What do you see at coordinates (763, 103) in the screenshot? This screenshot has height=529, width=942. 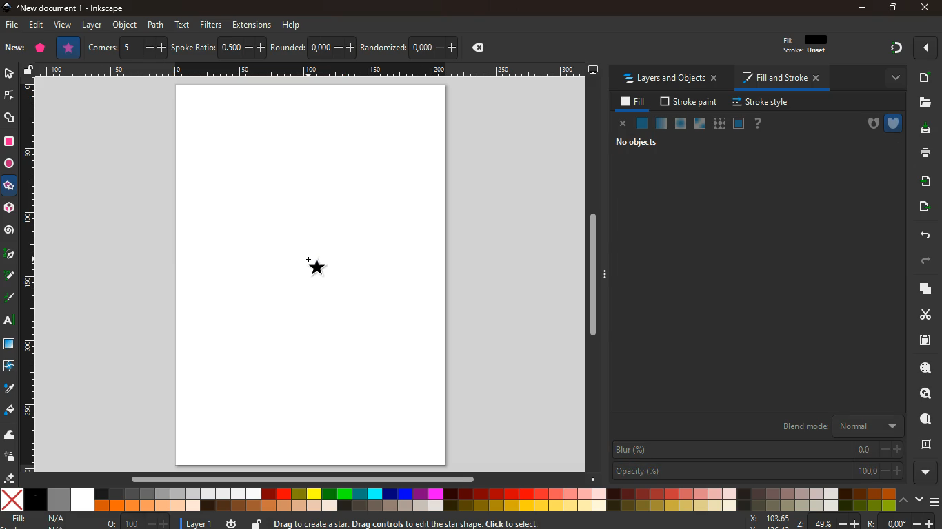 I see `stroke style` at bounding box center [763, 103].